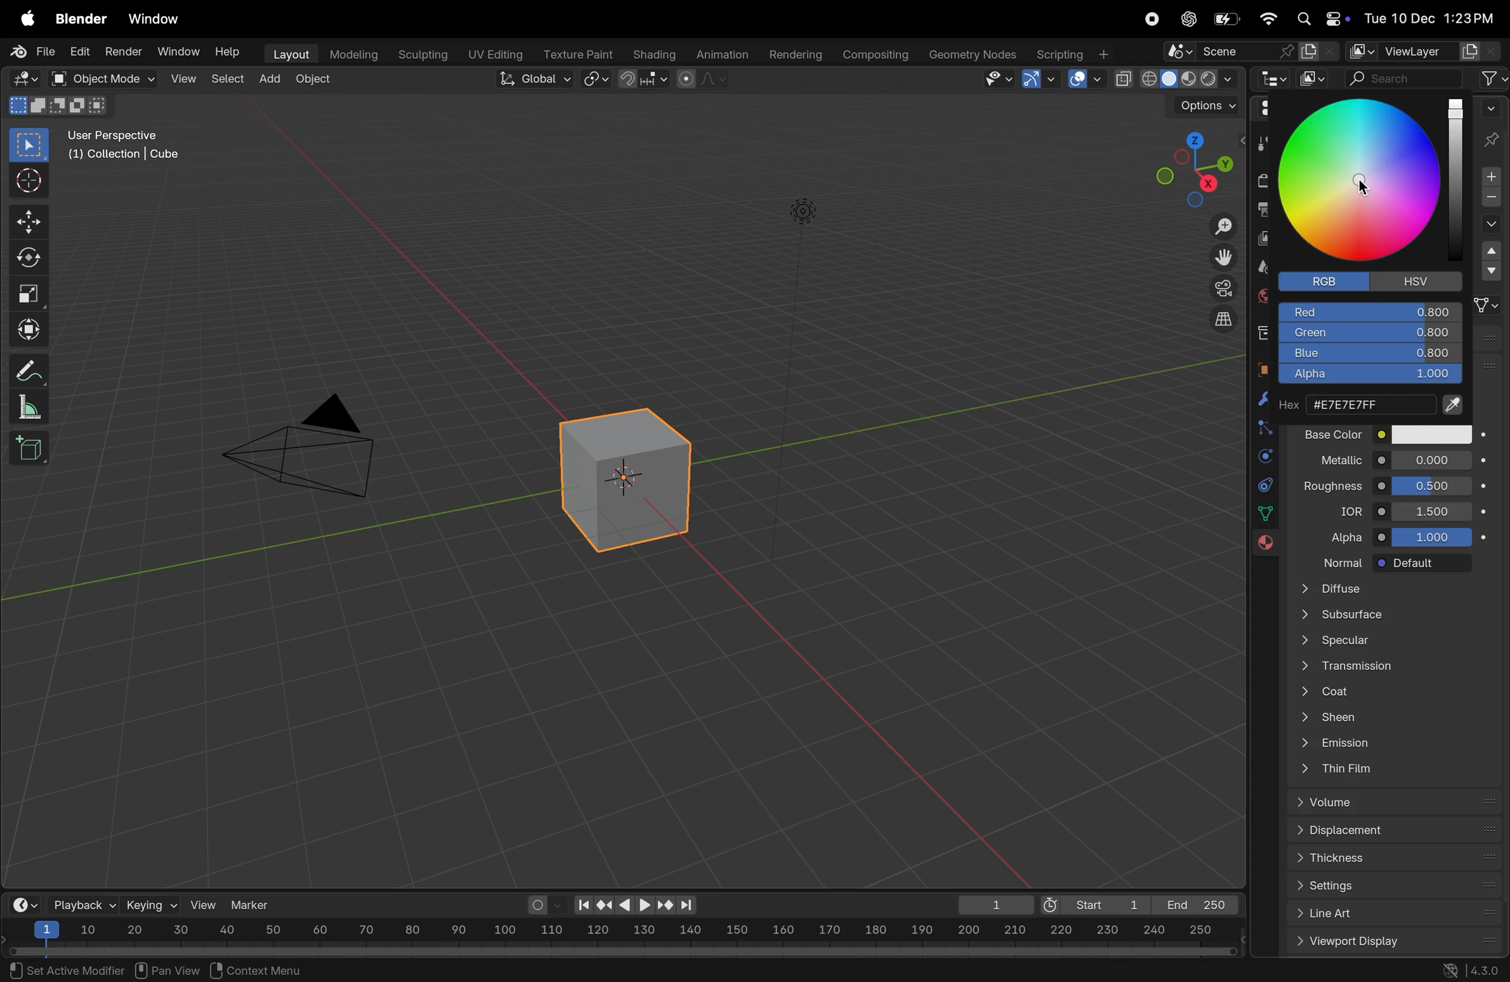  What do you see at coordinates (1041, 79) in the screenshot?
I see `show gimzo` at bounding box center [1041, 79].